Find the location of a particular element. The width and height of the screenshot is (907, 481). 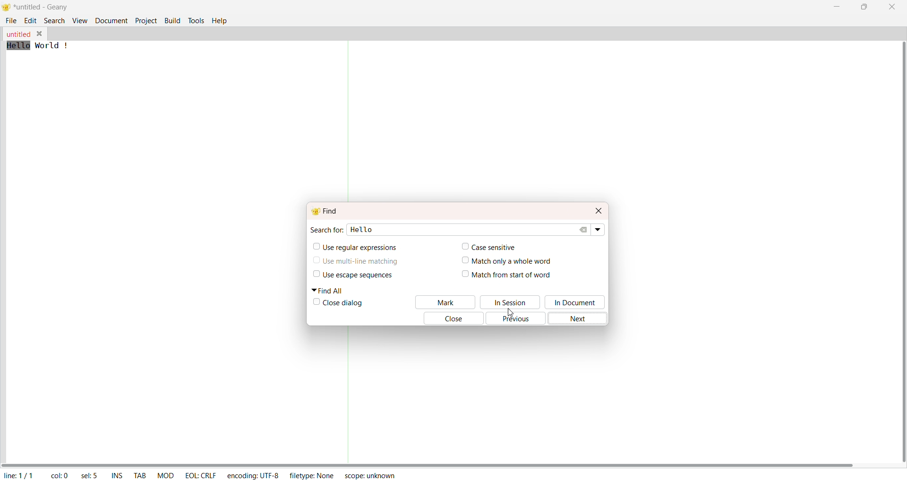

Close Dialog Box is located at coordinates (599, 210).